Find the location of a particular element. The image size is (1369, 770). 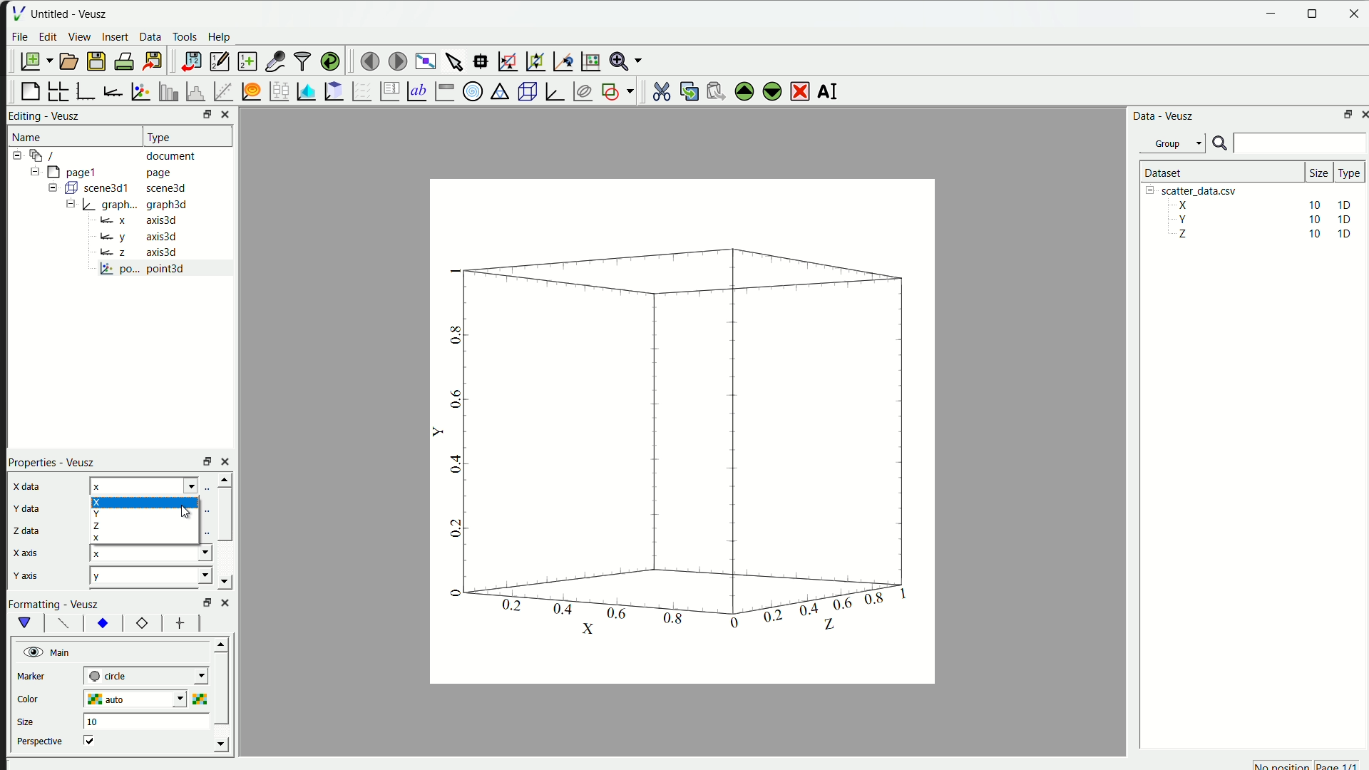

histogram of dataset is located at coordinates (193, 91).